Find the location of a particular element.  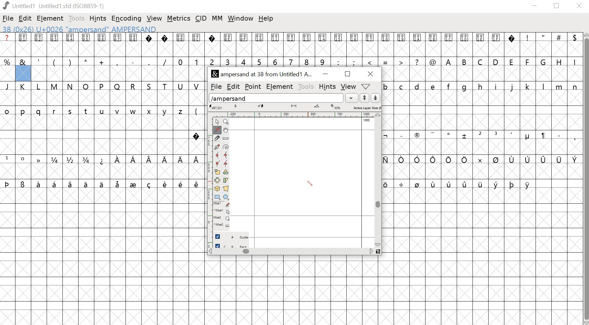

< is located at coordinates (371, 61).